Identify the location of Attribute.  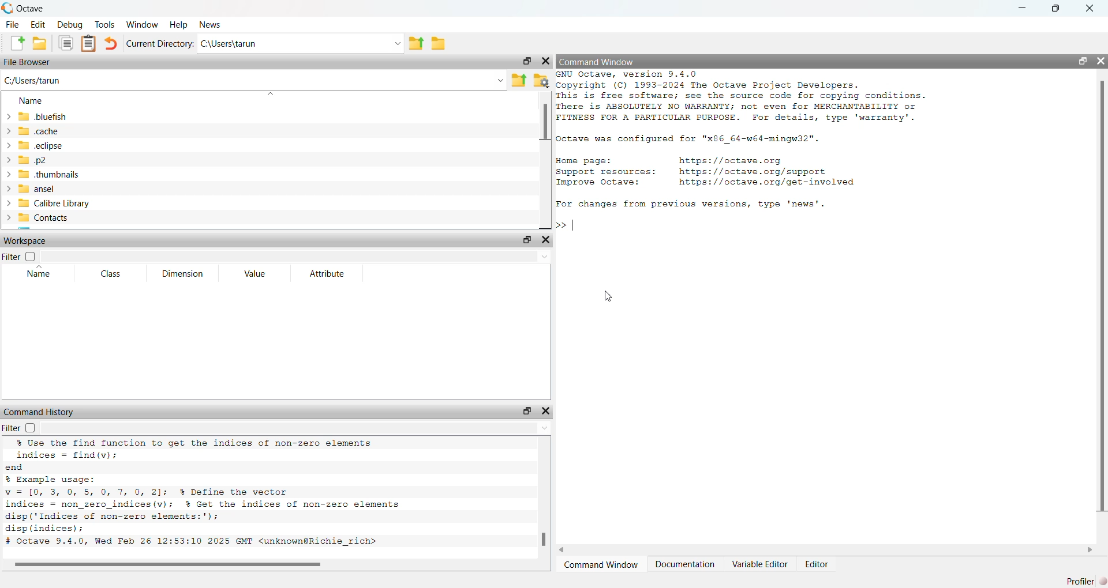
(330, 275).